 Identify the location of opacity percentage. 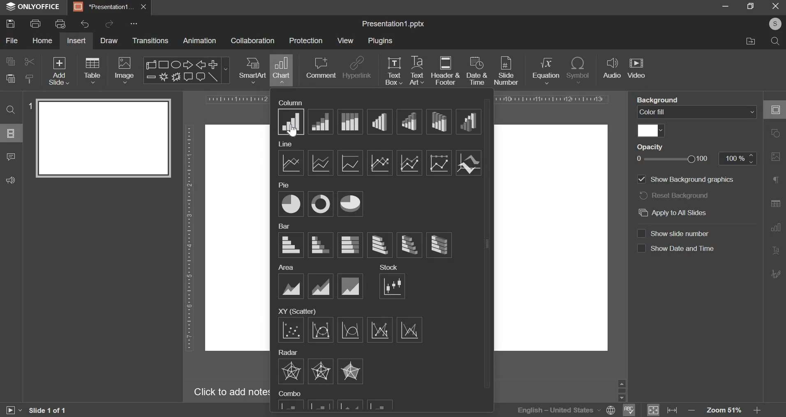
(737, 158).